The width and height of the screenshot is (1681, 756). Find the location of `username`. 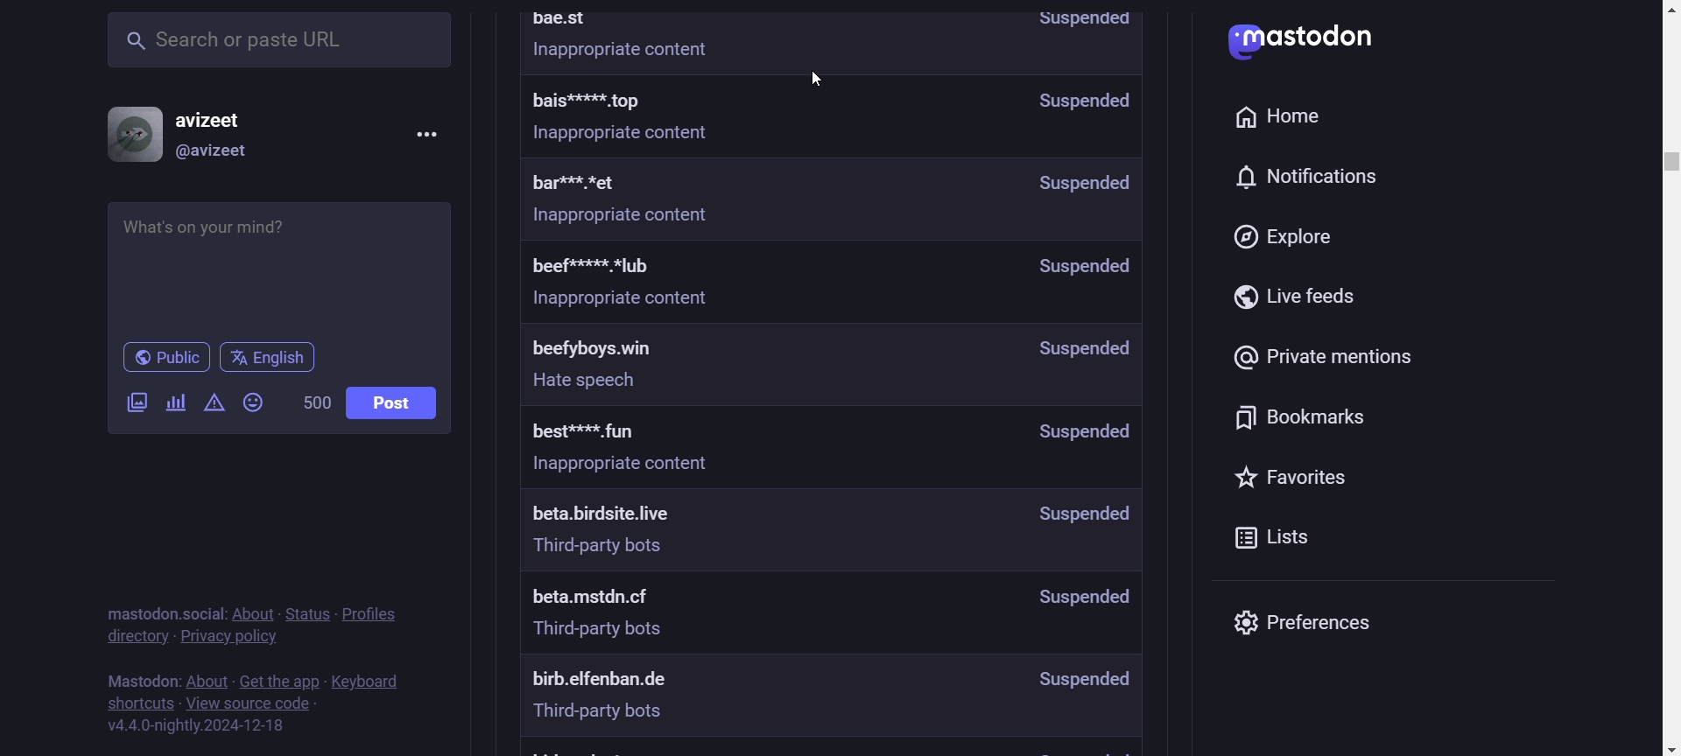

username is located at coordinates (219, 115).